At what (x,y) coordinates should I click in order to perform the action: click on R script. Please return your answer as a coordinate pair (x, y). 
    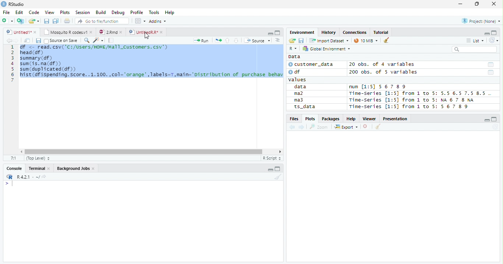
    Looking at the image, I should click on (271, 158).